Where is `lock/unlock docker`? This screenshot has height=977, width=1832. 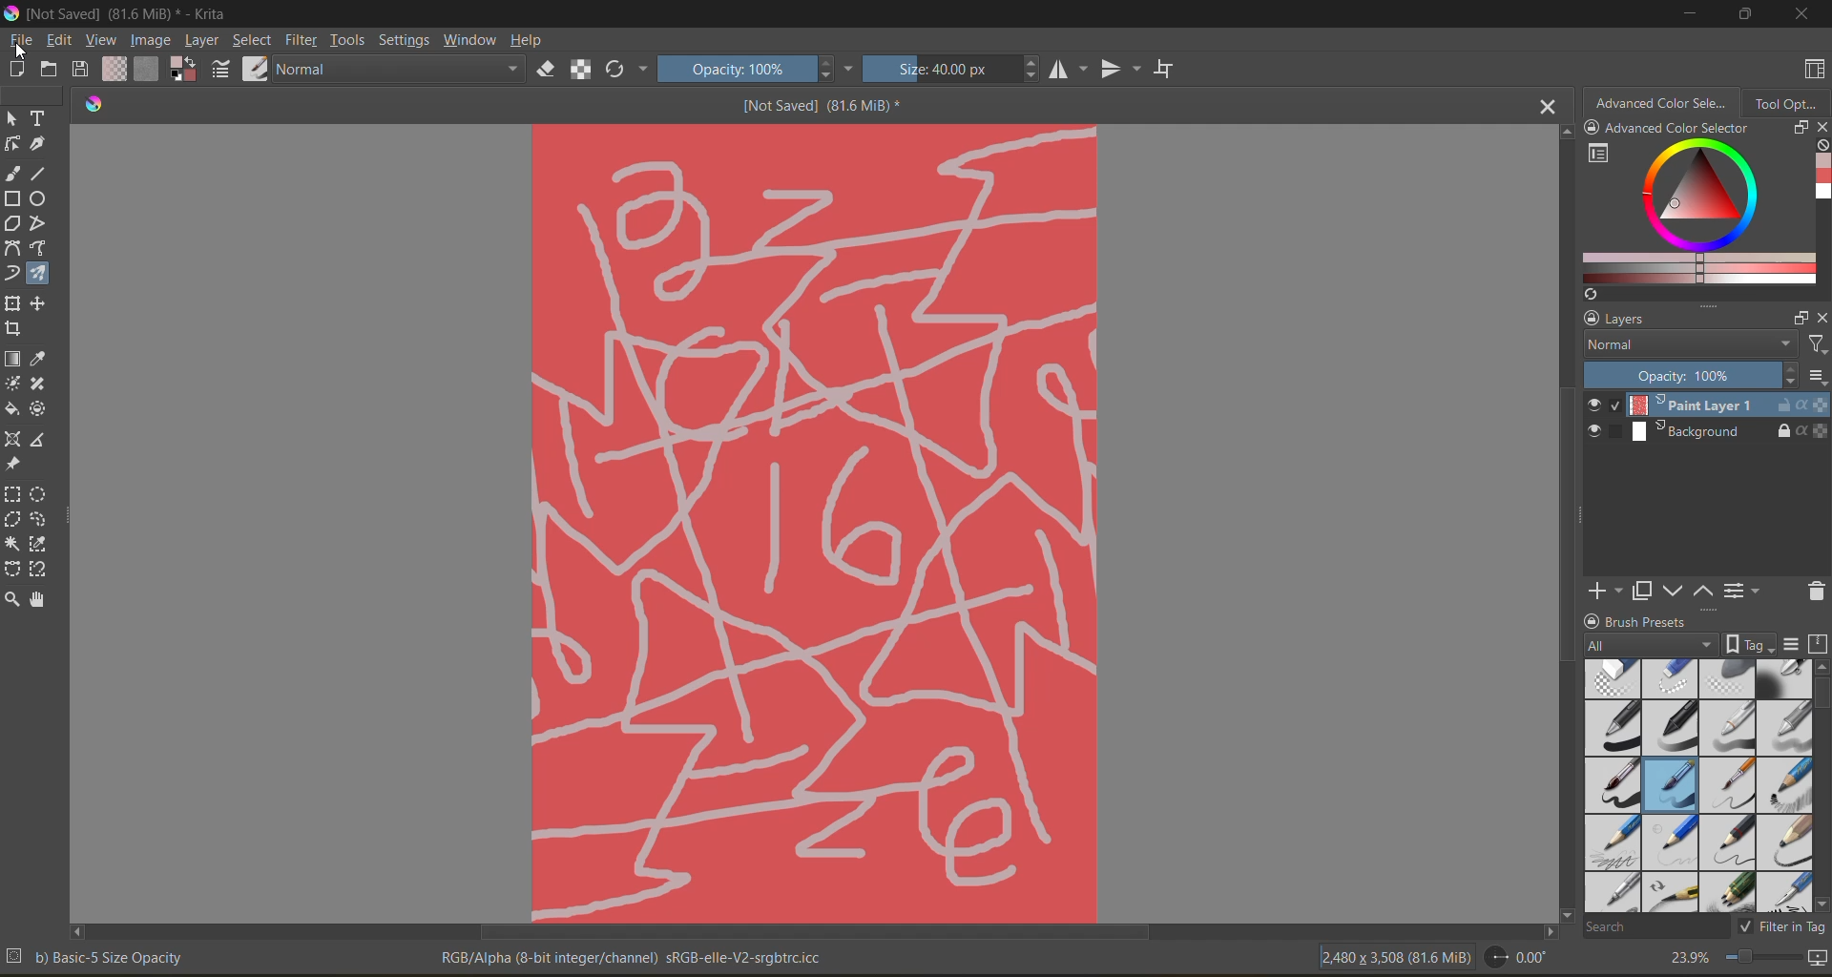
lock/unlock docker is located at coordinates (1587, 319).